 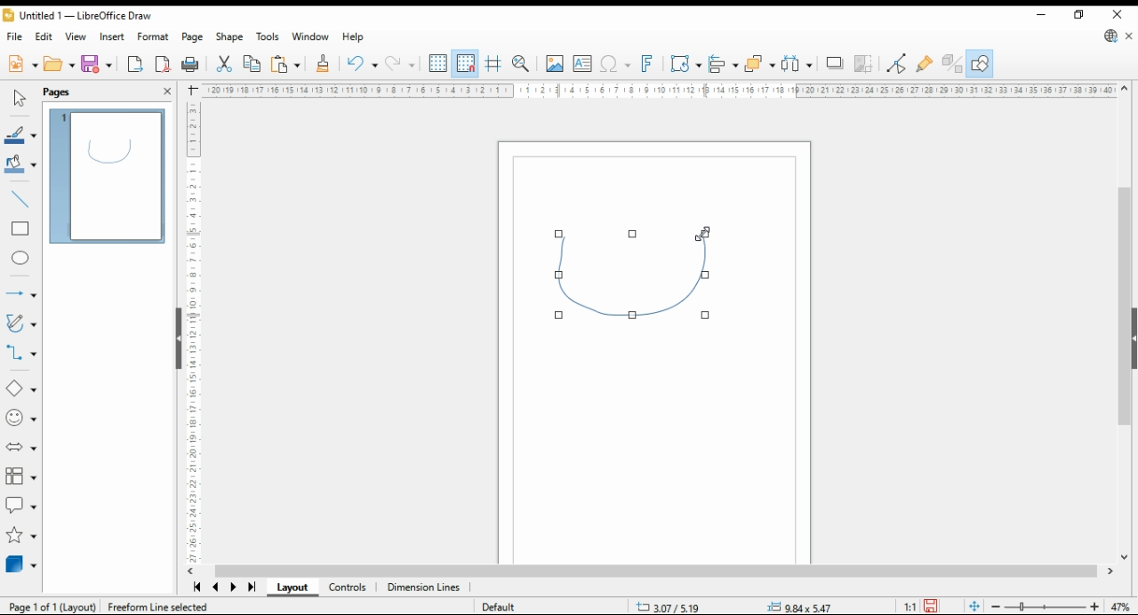 What do you see at coordinates (613, 65) in the screenshot?
I see `insert special character` at bounding box center [613, 65].